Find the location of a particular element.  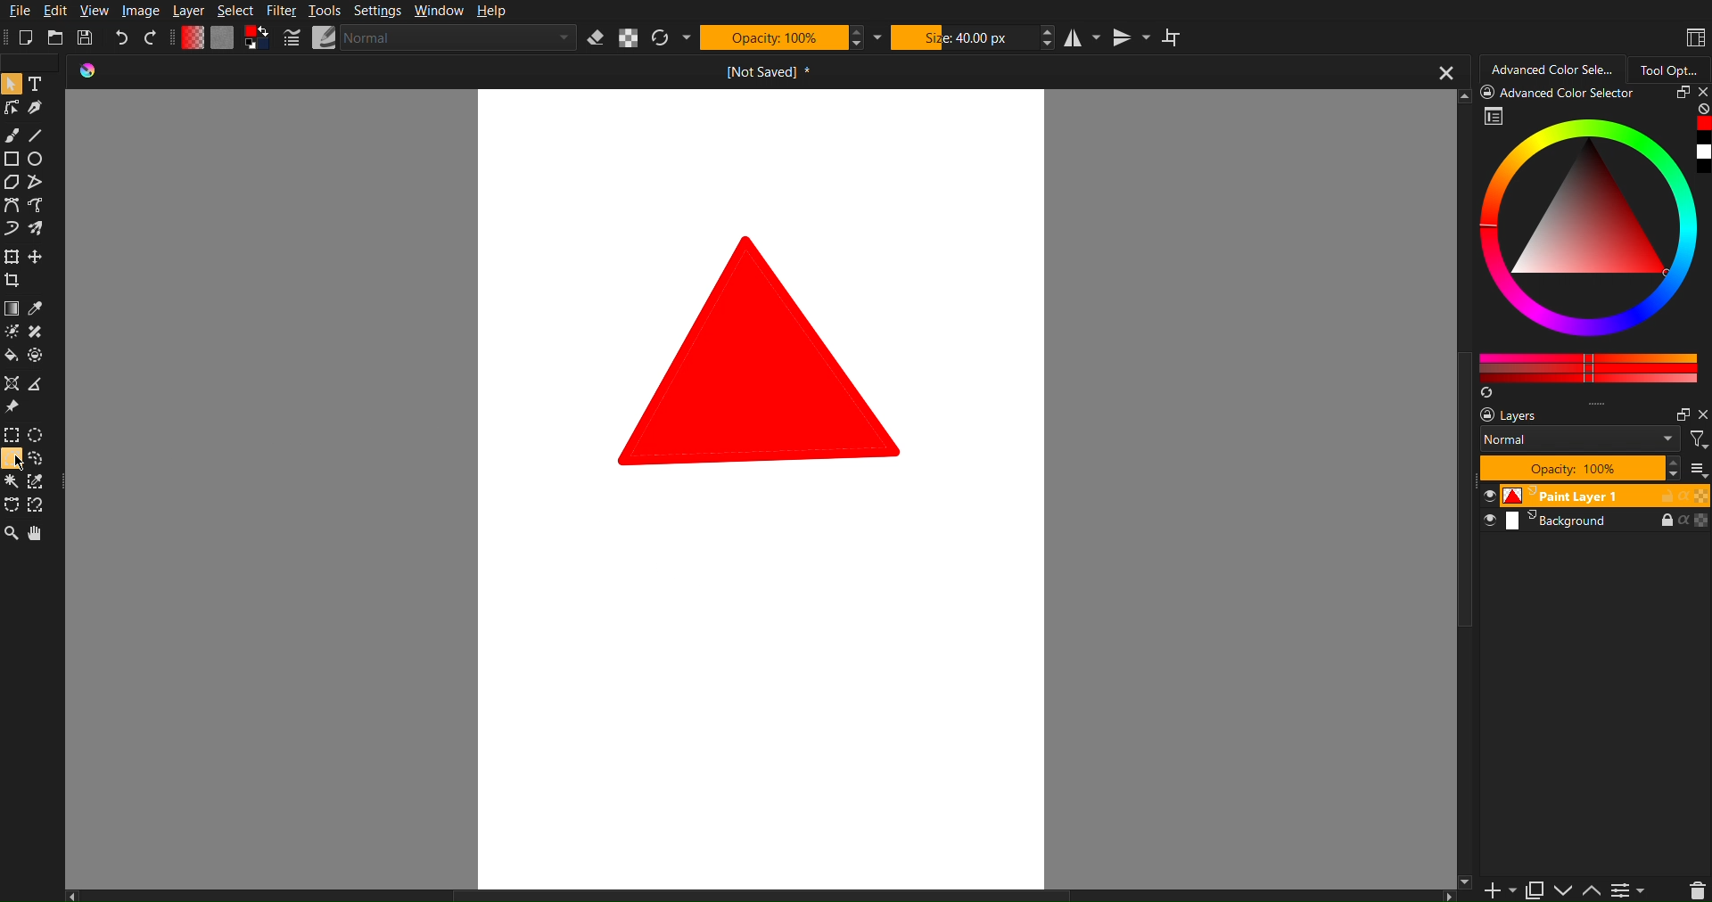

dotted is located at coordinates (38, 357).